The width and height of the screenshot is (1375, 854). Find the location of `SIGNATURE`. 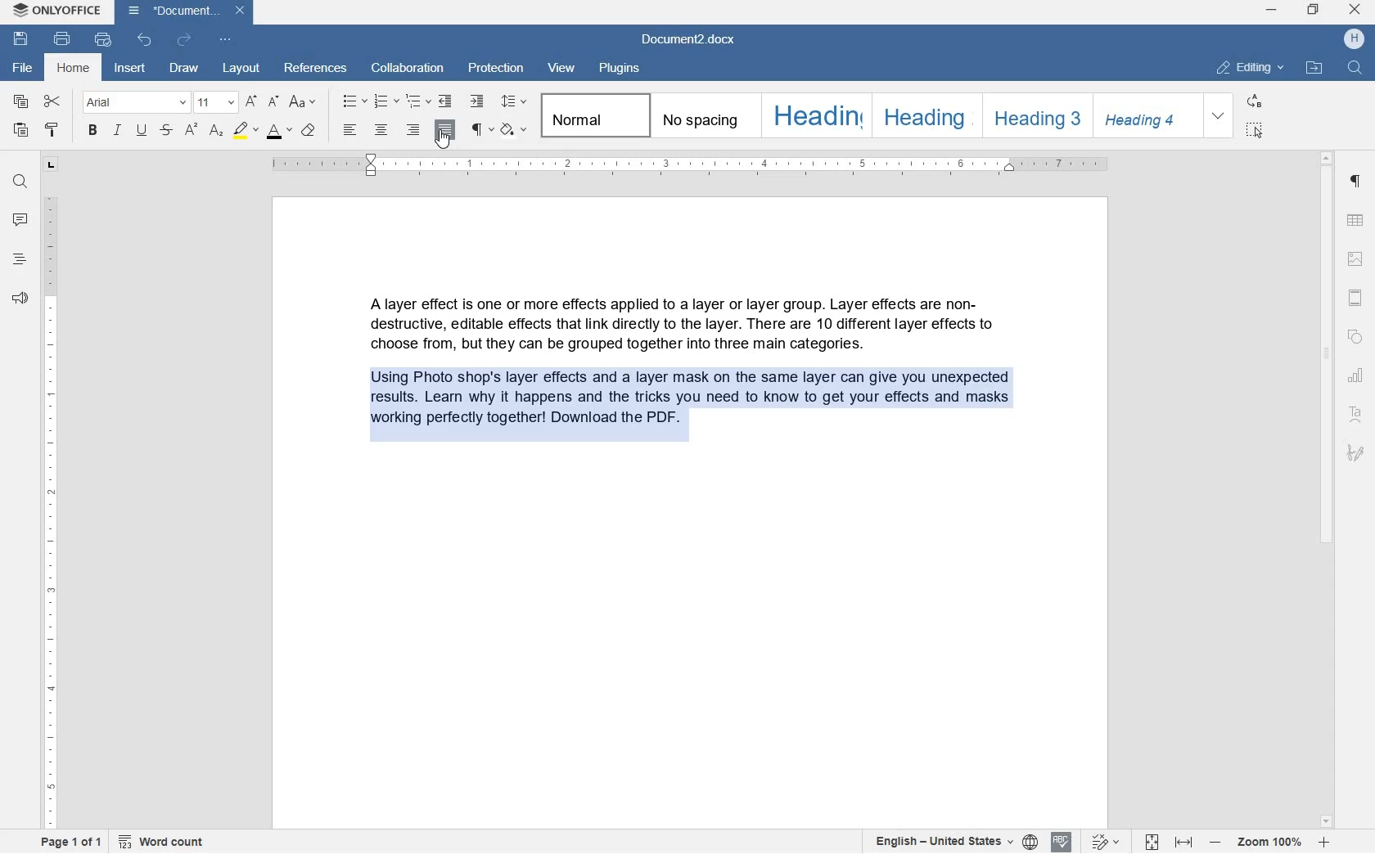

SIGNATURE is located at coordinates (1357, 450).